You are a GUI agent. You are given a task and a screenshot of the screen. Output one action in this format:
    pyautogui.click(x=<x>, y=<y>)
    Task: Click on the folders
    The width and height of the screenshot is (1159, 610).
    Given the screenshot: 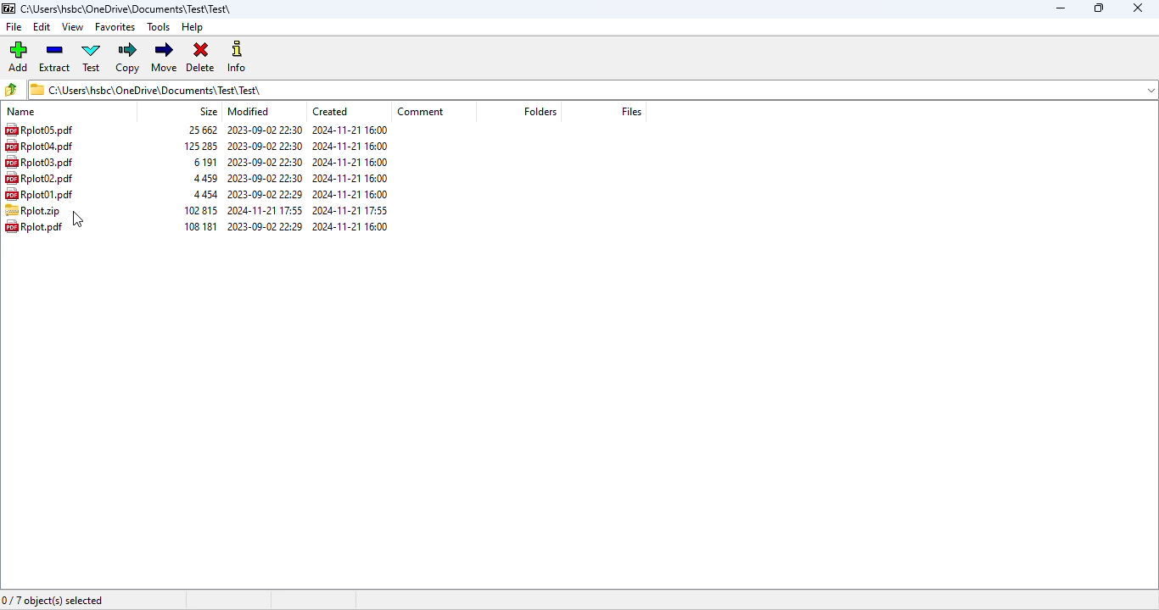 What is the action you would take?
    pyautogui.click(x=540, y=111)
    